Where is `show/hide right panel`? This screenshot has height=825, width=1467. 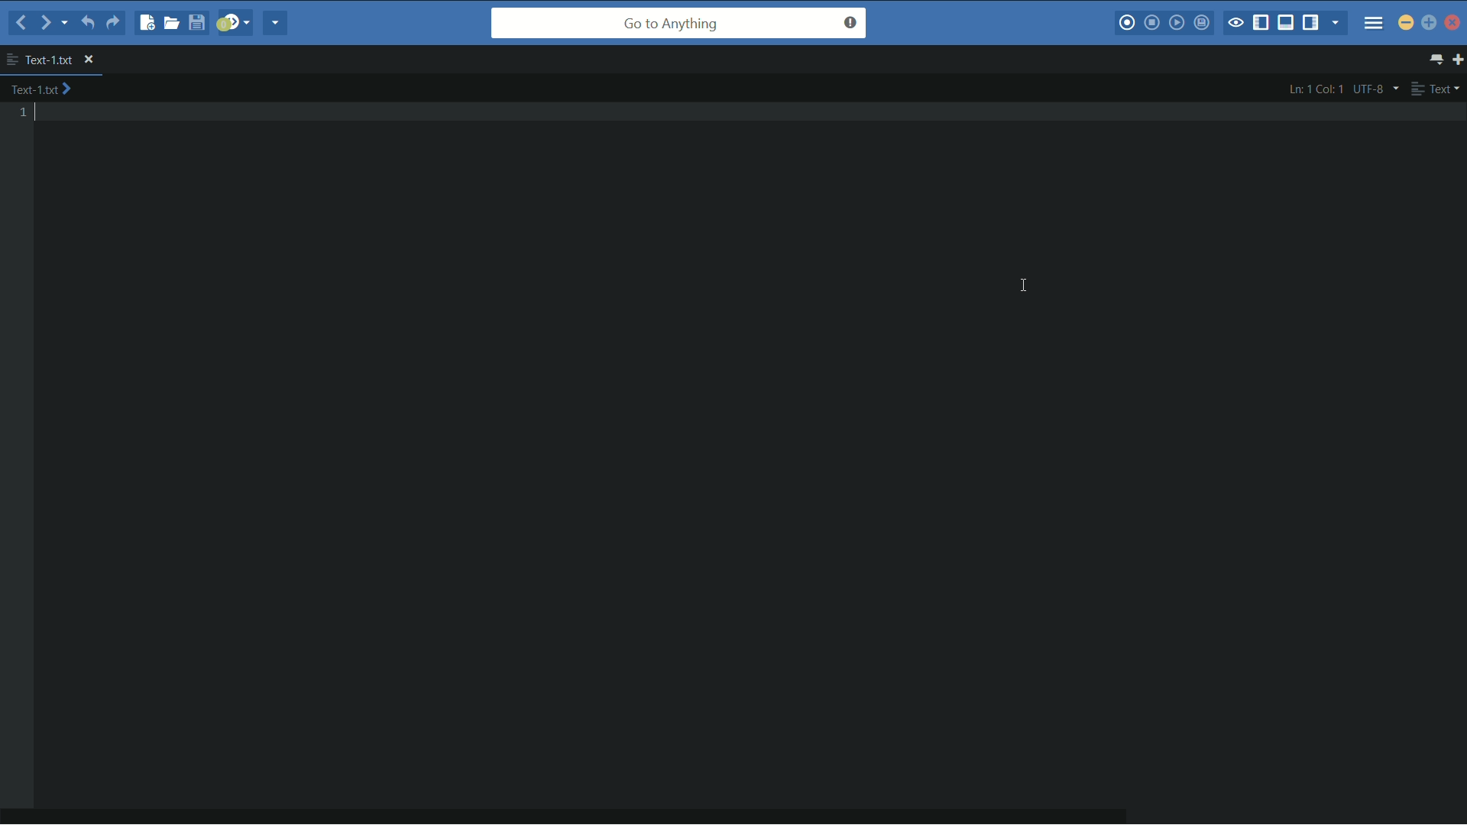 show/hide right panel is located at coordinates (1312, 24).